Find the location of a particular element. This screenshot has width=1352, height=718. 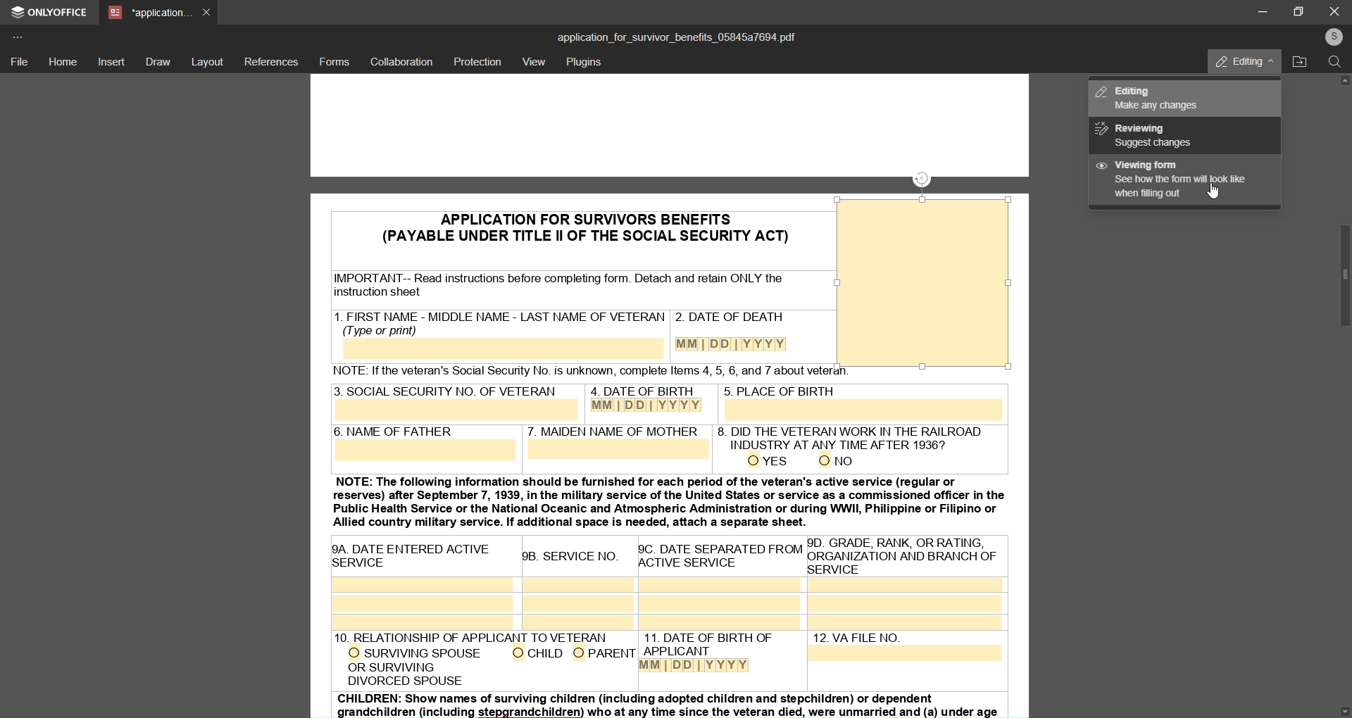

onlyoffice is located at coordinates (51, 14).